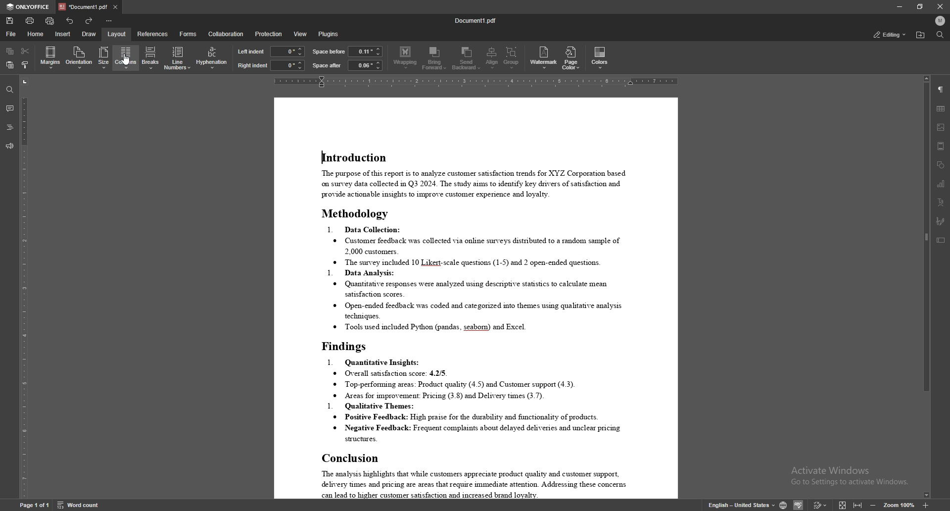 This screenshot has width=950, height=511. I want to click on heading, so click(10, 128).